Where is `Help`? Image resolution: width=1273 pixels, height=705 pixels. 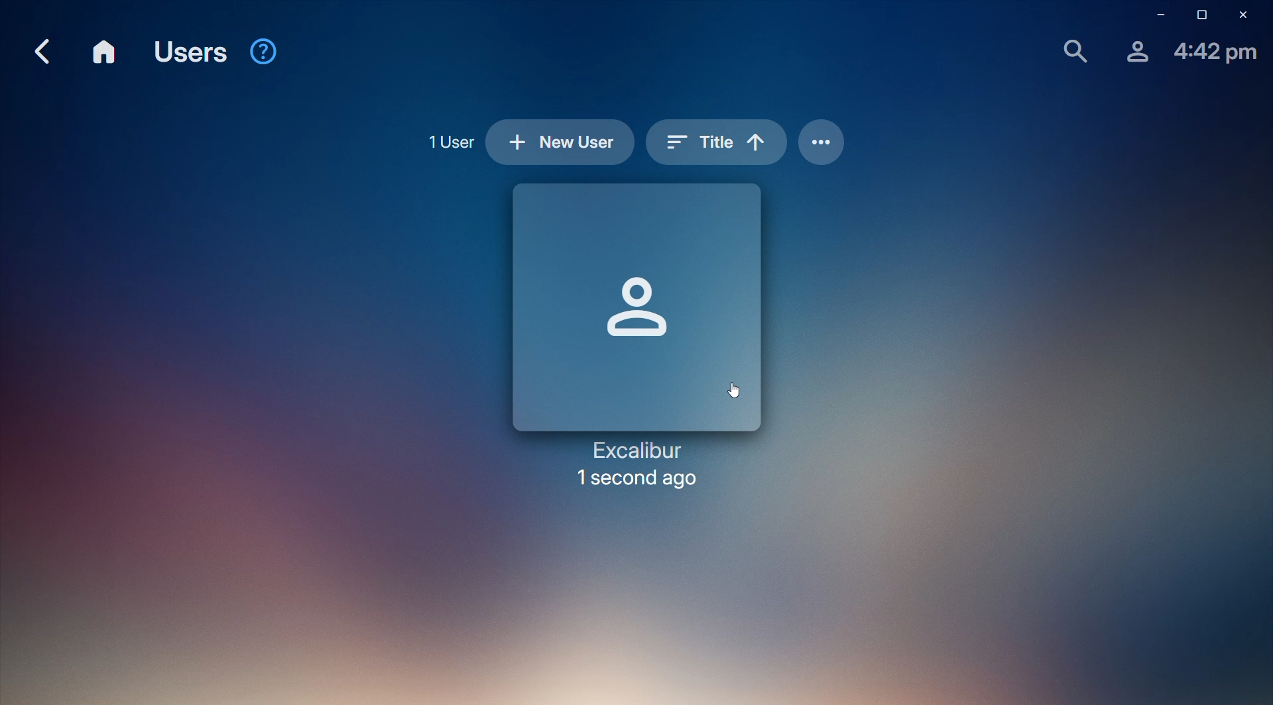 Help is located at coordinates (266, 53).